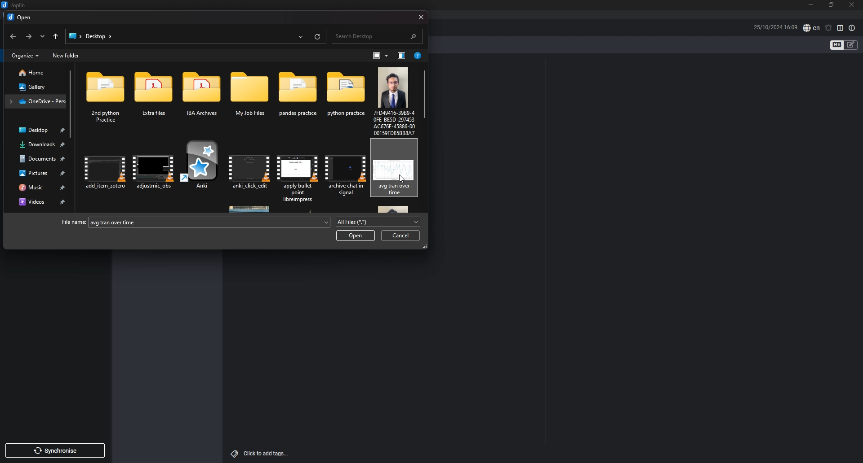 This screenshot has height=463, width=863. Describe the element at coordinates (54, 450) in the screenshot. I see `synchronise` at that location.